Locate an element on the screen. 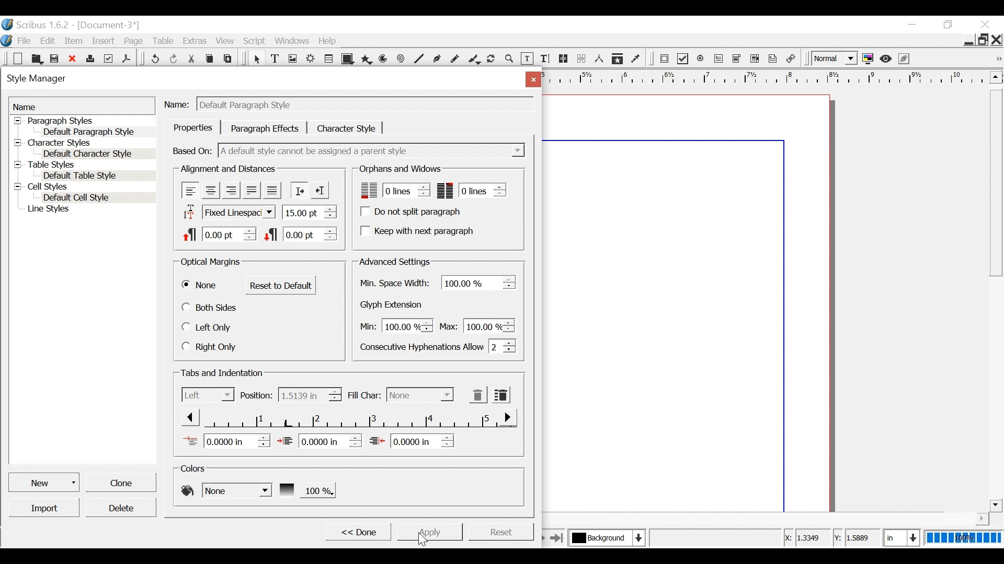 The image size is (1004, 564). Copy items properties is located at coordinates (617, 59).